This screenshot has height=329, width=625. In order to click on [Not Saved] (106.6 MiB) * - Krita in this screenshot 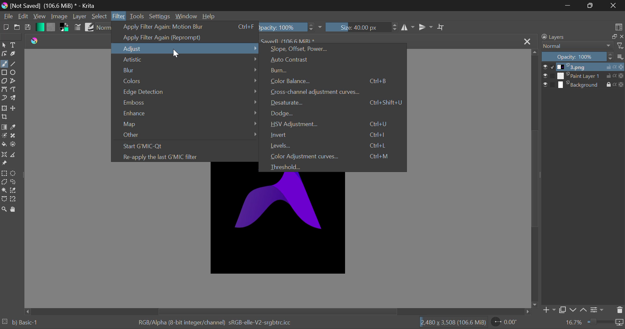, I will do `click(59, 5)`.